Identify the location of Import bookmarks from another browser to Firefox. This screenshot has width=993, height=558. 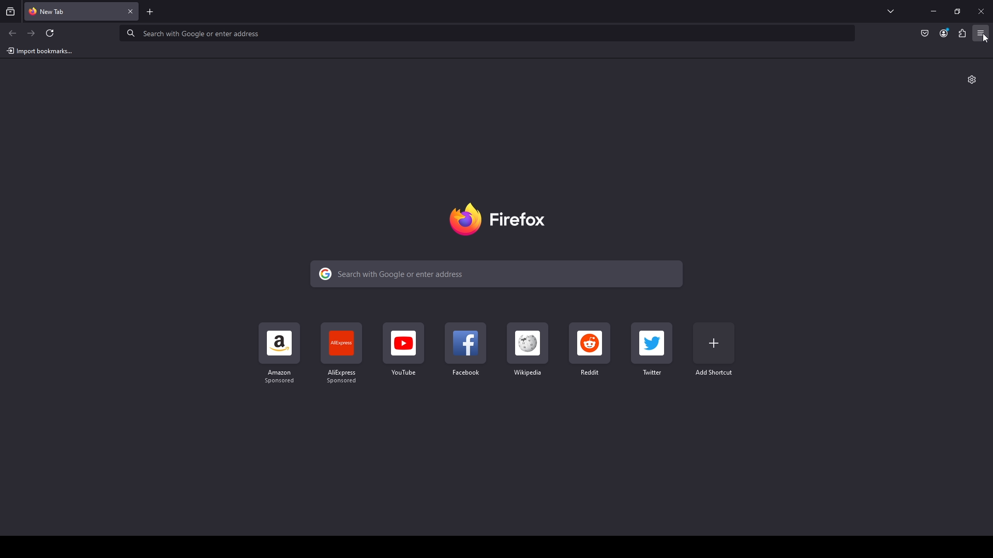
(39, 51).